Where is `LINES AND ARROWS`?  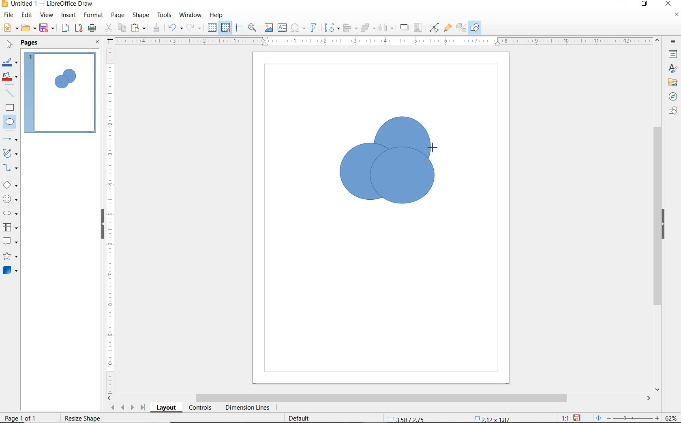
LINES AND ARROWS is located at coordinates (11, 140).